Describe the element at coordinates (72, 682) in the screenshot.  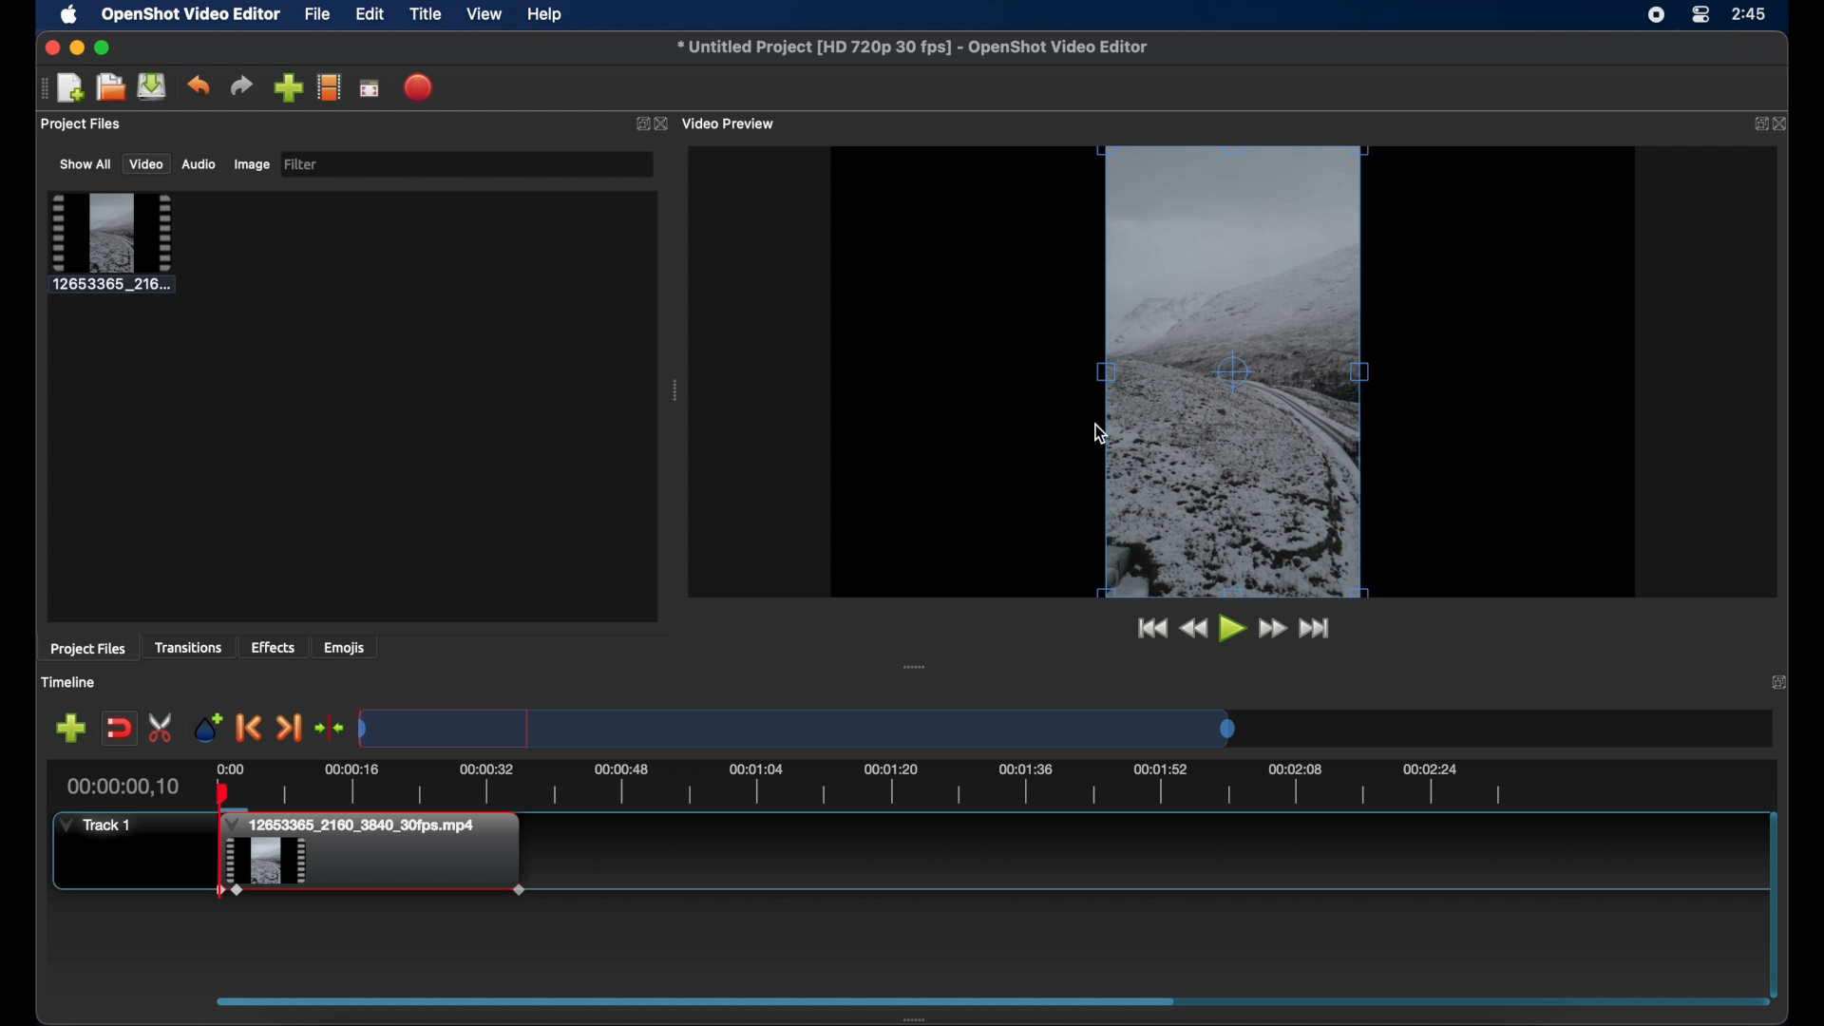
I see `timeline` at that location.